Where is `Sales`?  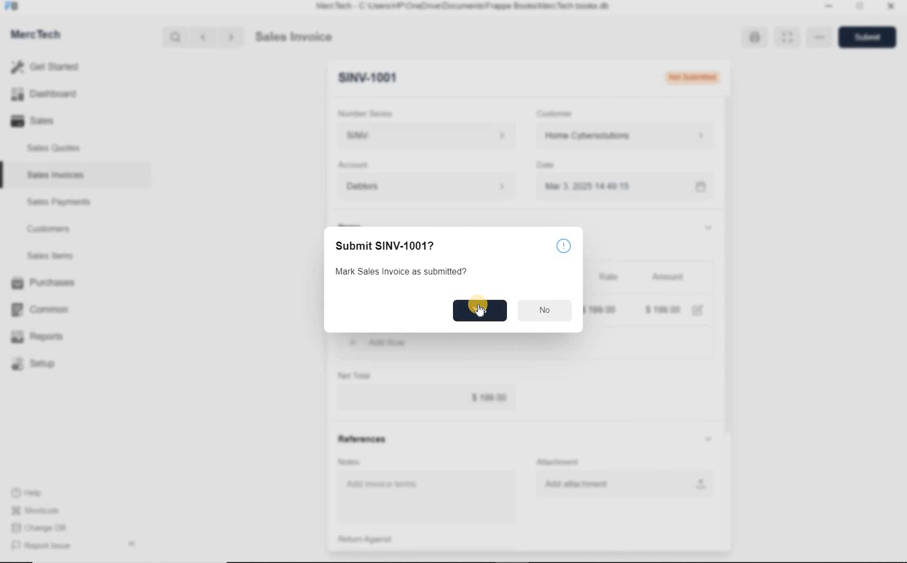 Sales is located at coordinates (49, 121).